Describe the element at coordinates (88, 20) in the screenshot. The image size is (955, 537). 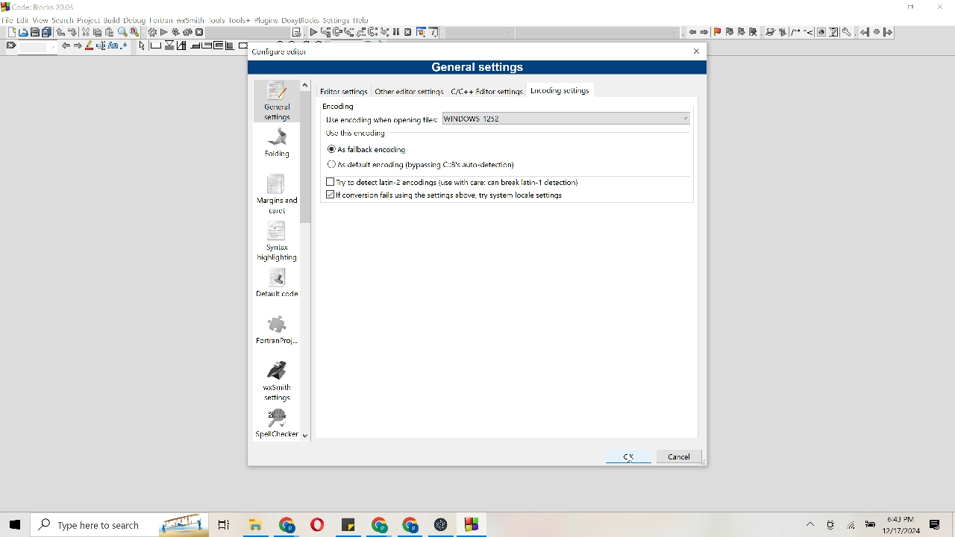
I see `Project` at that location.